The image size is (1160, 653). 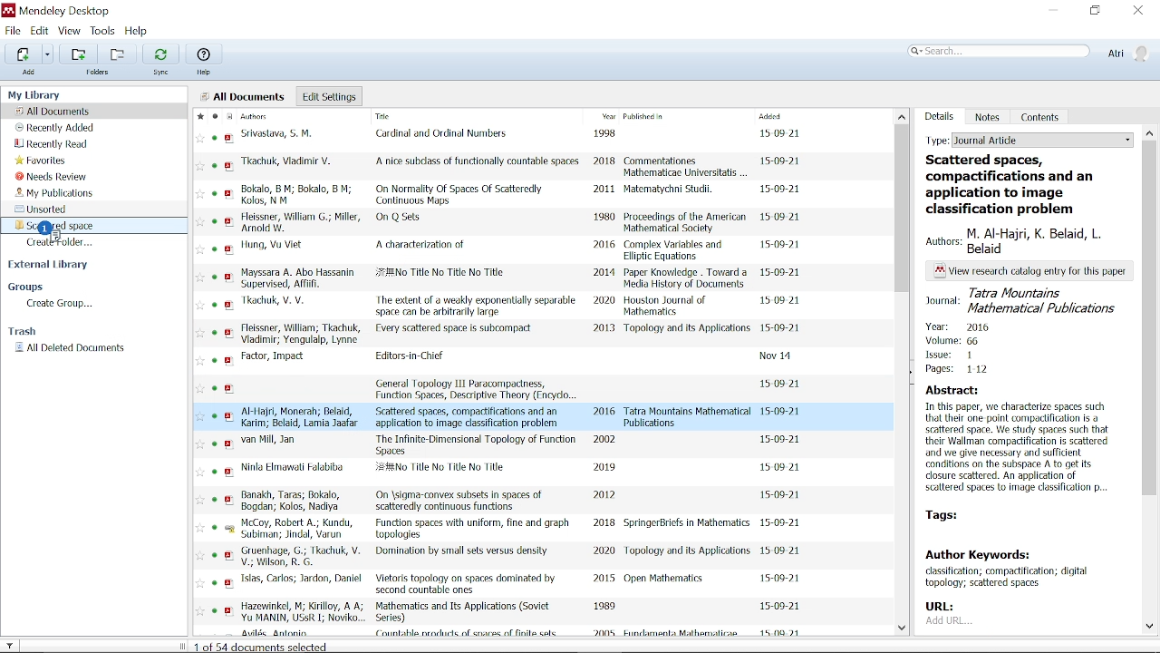 What do you see at coordinates (782, 522) in the screenshot?
I see `date` at bounding box center [782, 522].